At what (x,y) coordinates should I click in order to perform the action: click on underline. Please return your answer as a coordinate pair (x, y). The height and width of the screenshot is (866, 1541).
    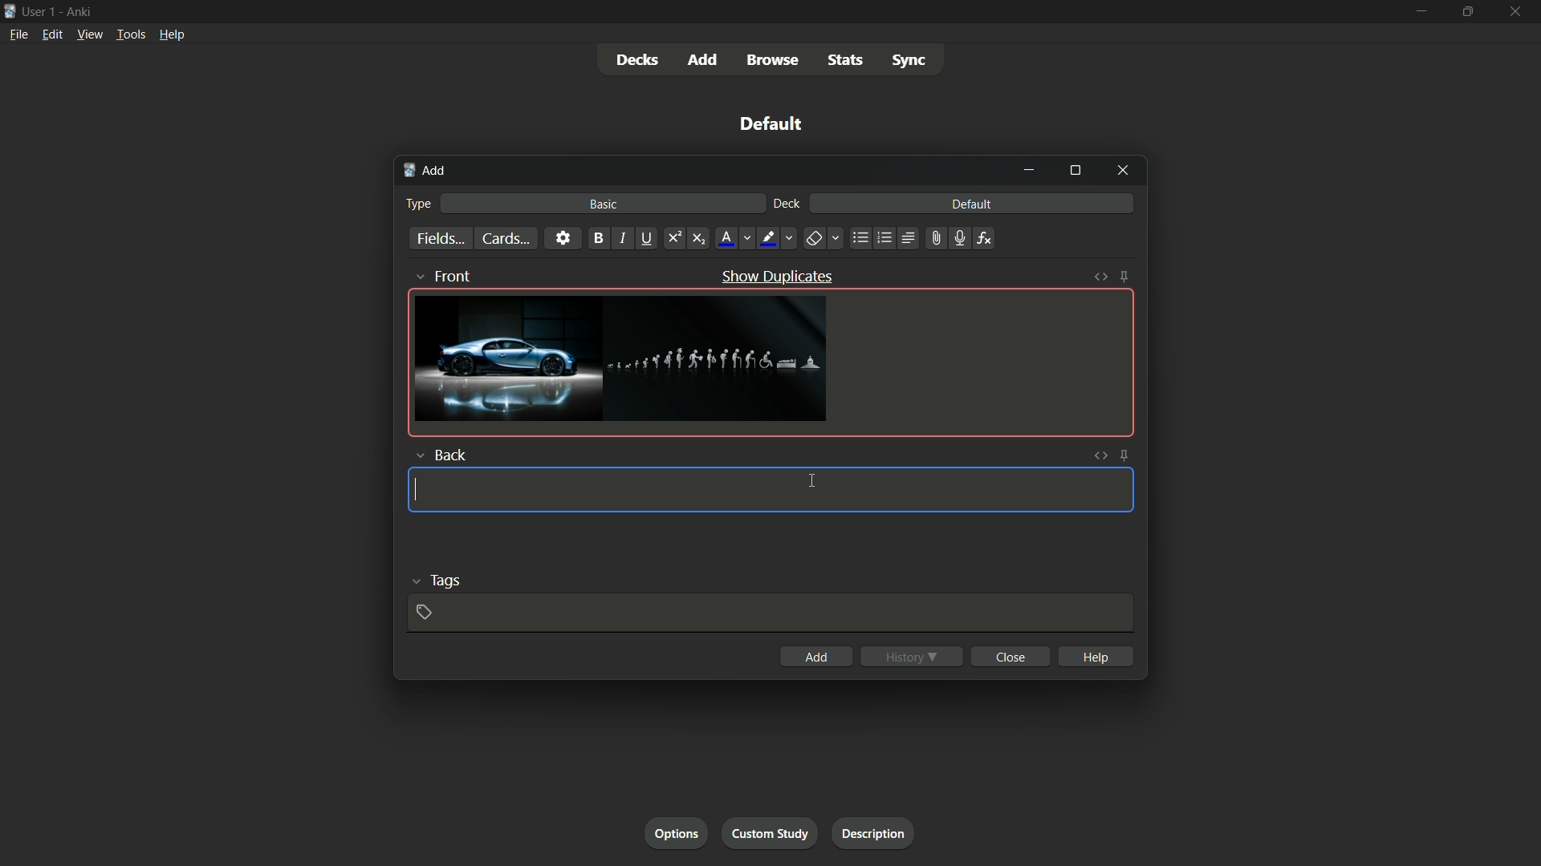
    Looking at the image, I should click on (649, 237).